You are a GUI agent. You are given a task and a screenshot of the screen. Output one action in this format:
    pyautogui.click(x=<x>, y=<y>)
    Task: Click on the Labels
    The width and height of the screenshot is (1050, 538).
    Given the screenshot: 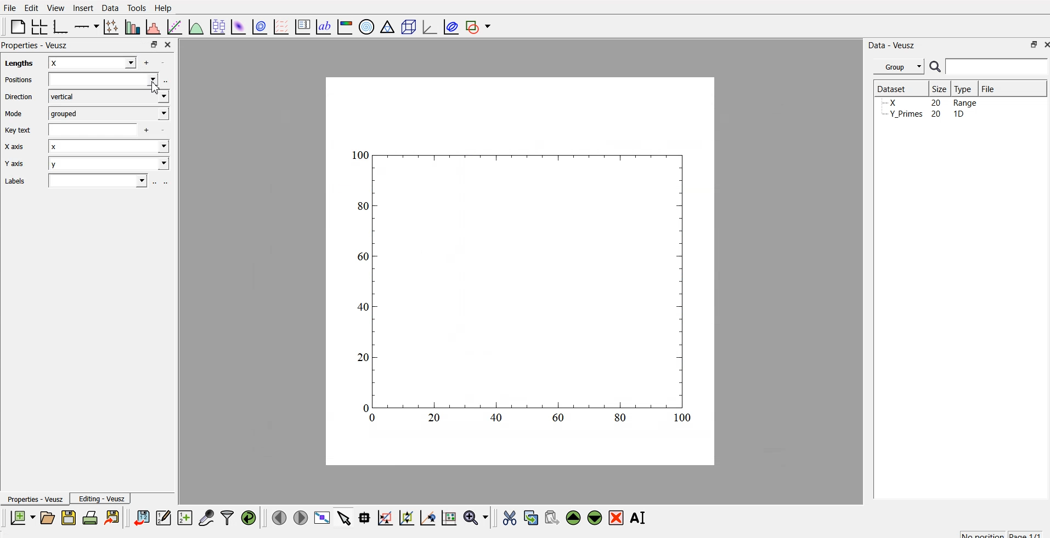 What is the action you would take?
    pyautogui.click(x=83, y=181)
    